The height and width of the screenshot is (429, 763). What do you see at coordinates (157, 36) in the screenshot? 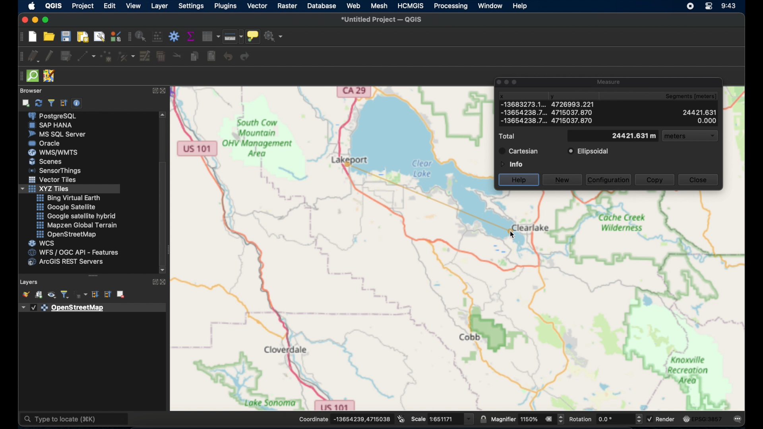
I see `open field calculator` at bounding box center [157, 36].